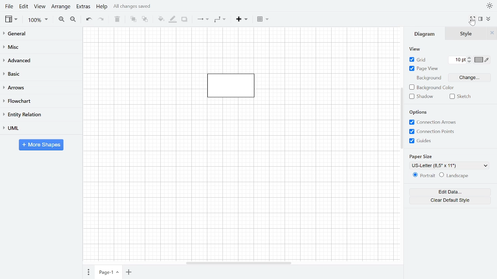  What do you see at coordinates (40, 34) in the screenshot?
I see `General` at bounding box center [40, 34].